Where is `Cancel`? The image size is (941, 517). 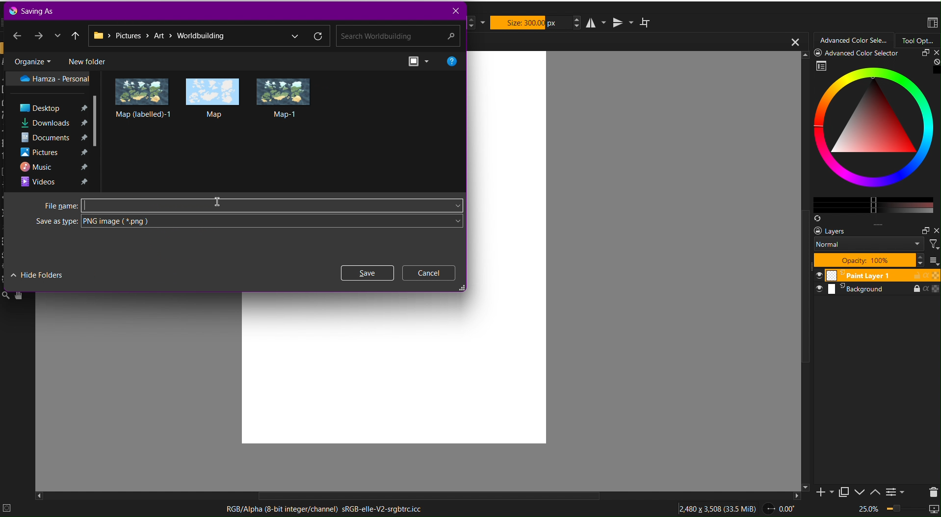 Cancel is located at coordinates (429, 273).